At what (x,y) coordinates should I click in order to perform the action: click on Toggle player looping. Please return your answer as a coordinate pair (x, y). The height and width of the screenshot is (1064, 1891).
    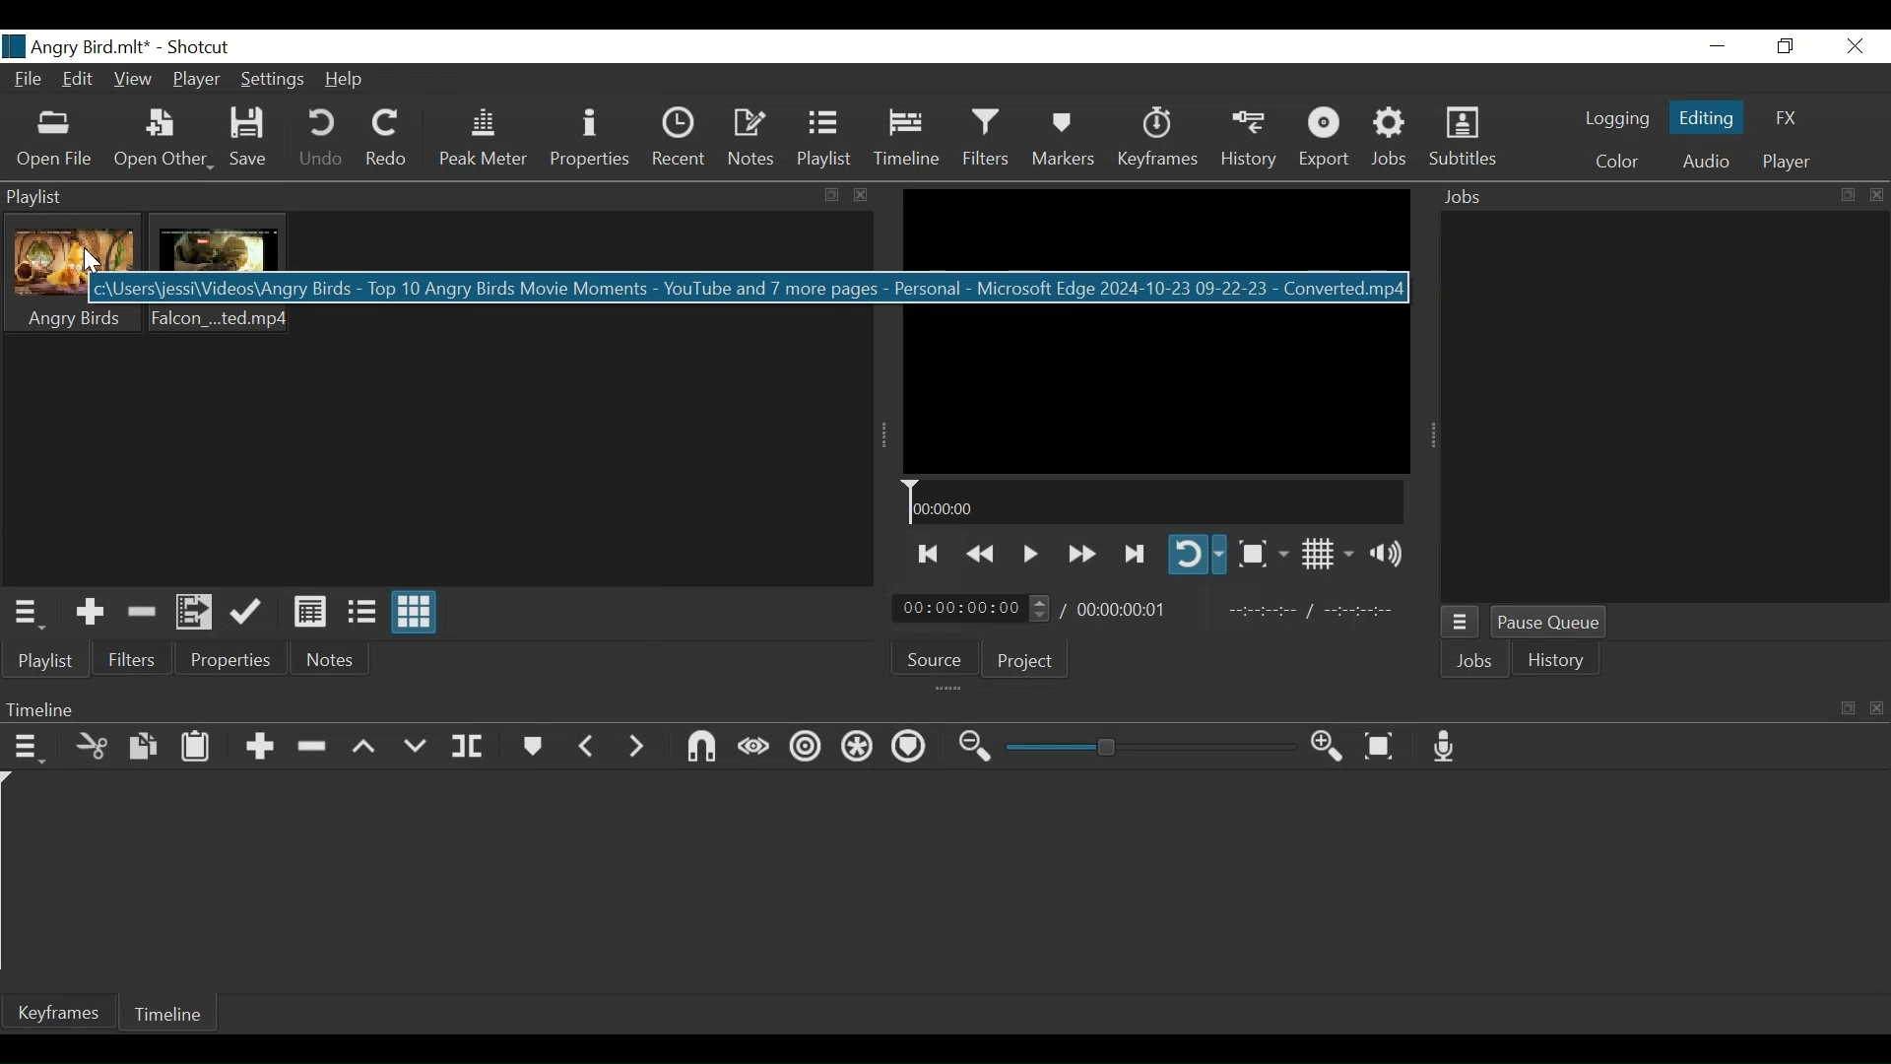
    Looking at the image, I should click on (1197, 556).